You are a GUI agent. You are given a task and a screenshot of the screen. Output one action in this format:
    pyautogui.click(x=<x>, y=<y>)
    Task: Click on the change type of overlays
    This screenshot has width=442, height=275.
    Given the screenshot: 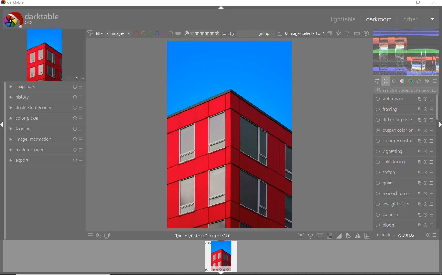 What is the action you would take?
    pyautogui.click(x=339, y=33)
    